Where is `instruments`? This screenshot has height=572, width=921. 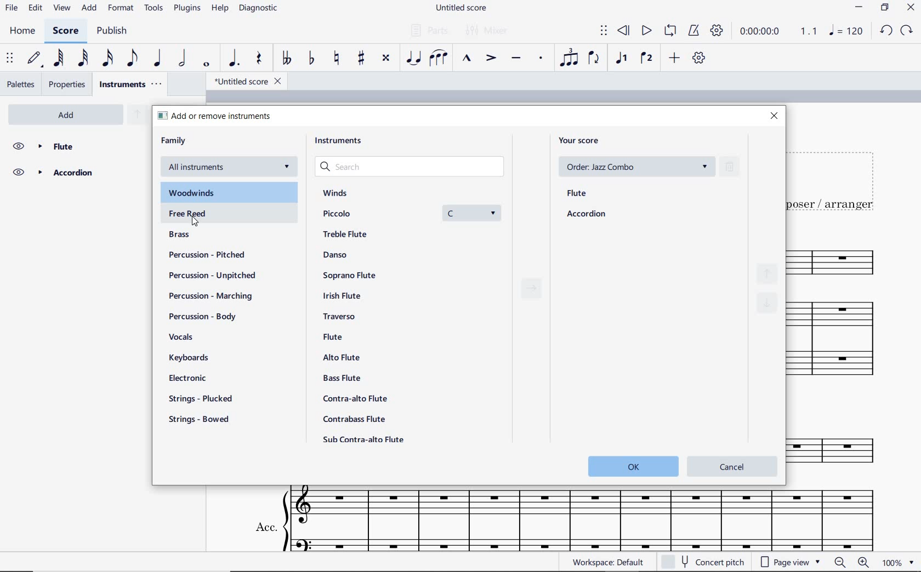
instruments is located at coordinates (342, 141).